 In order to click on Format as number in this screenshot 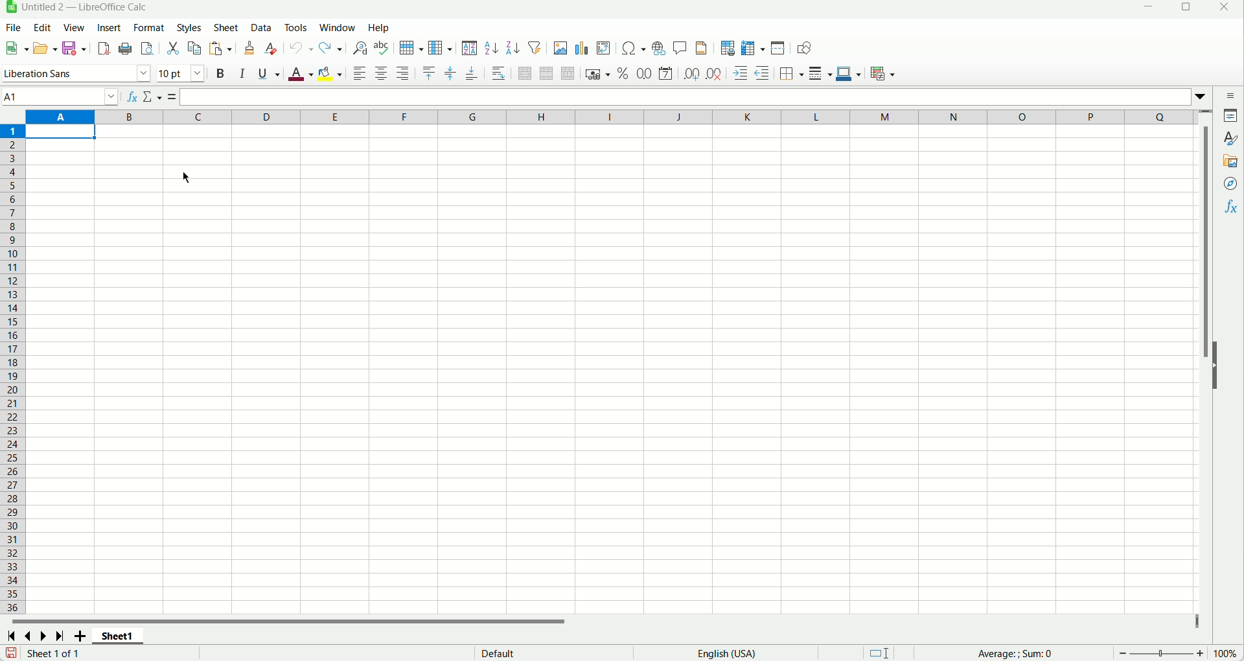, I will do `click(644, 73)`.